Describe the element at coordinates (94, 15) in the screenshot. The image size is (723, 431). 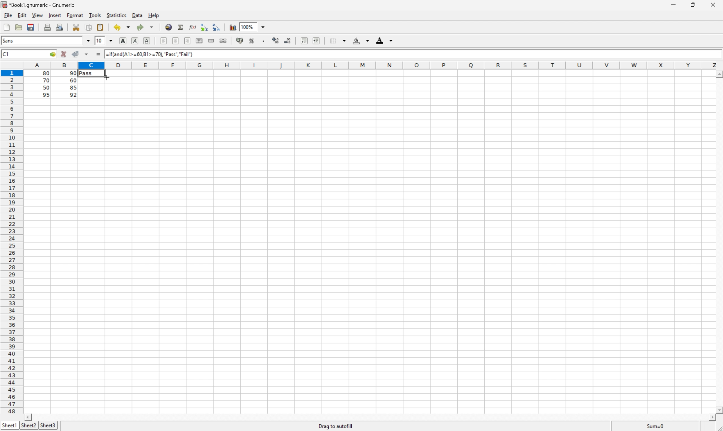
I see `Tools` at that location.